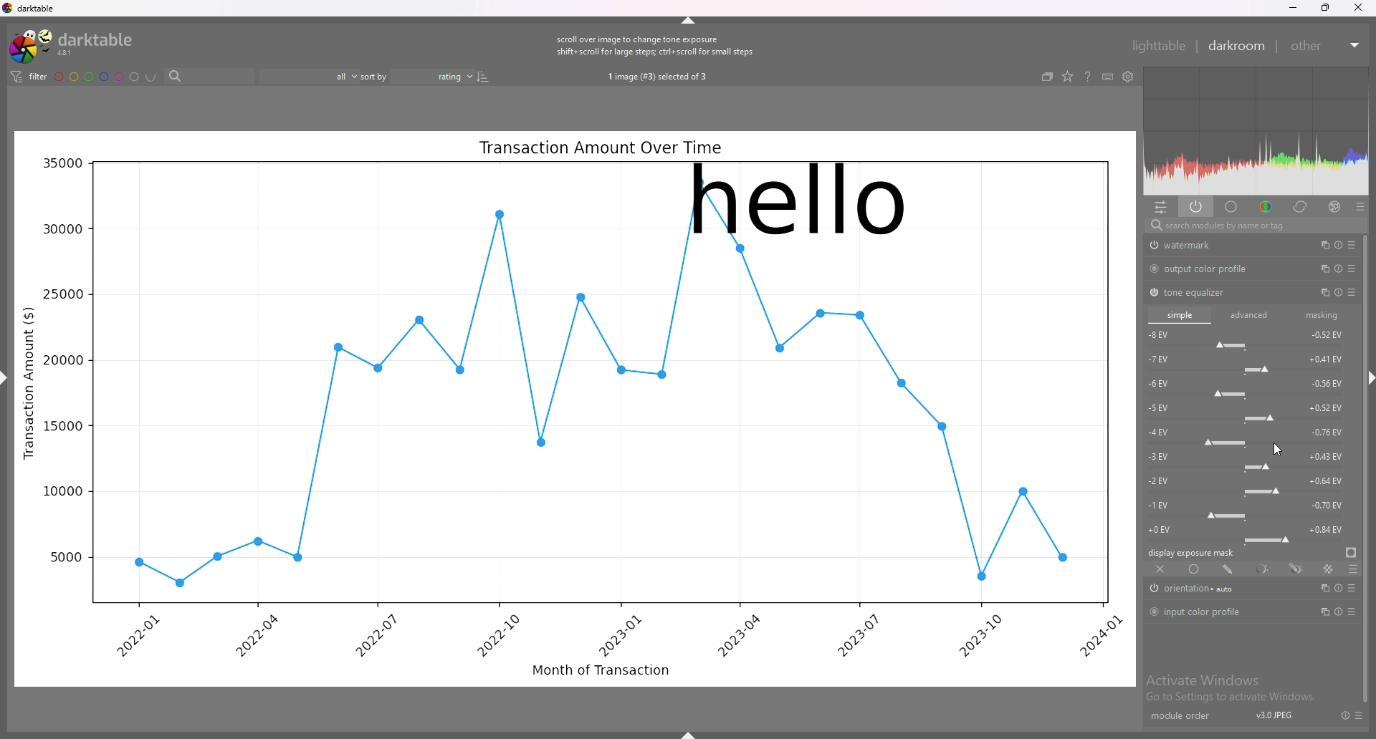  I want to click on drawn mask, so click(1229, 569).